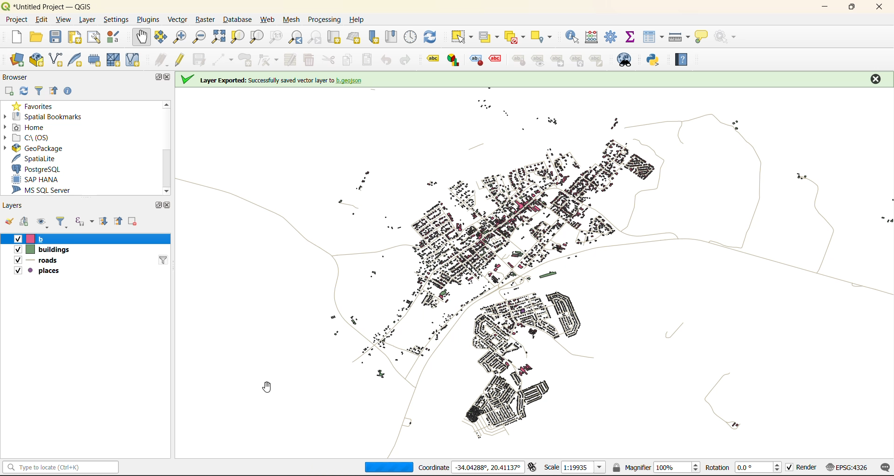  Describe the element at coordinates (77, 59) in the screenshot. I see `new spatialite` at that location.